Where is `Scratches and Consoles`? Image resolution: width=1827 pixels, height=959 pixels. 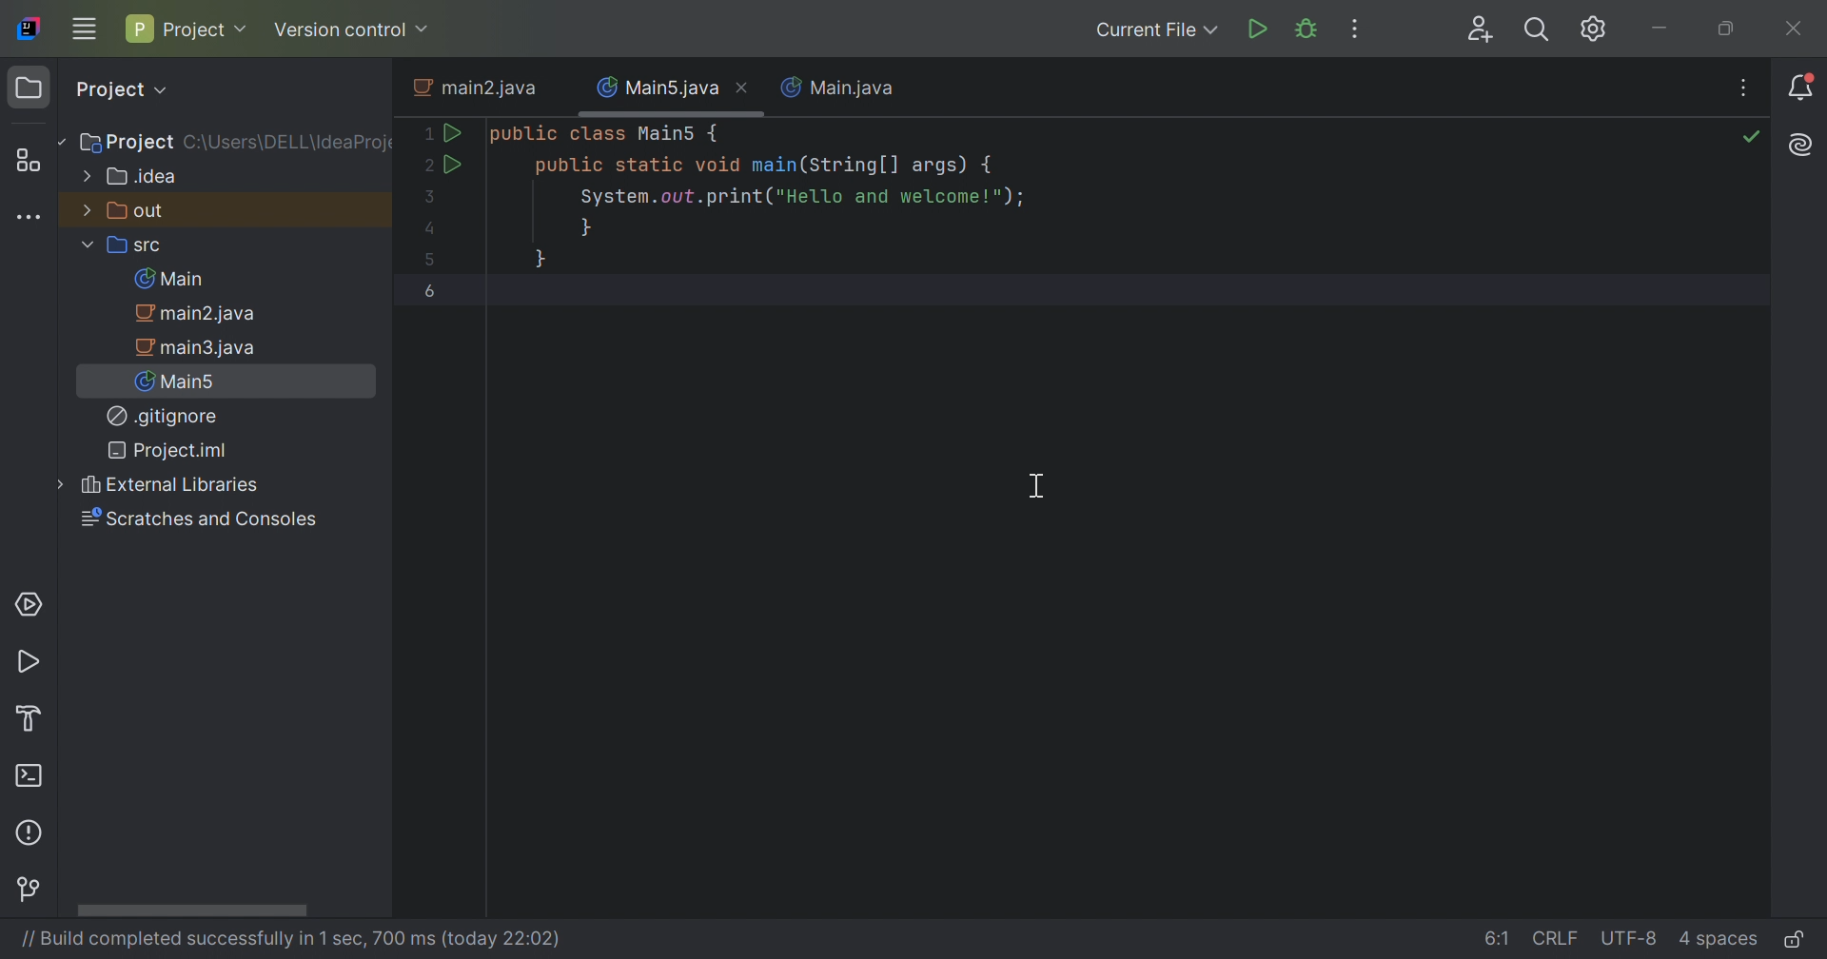 Scratches and Consoles is located at coordinates (198, 520).